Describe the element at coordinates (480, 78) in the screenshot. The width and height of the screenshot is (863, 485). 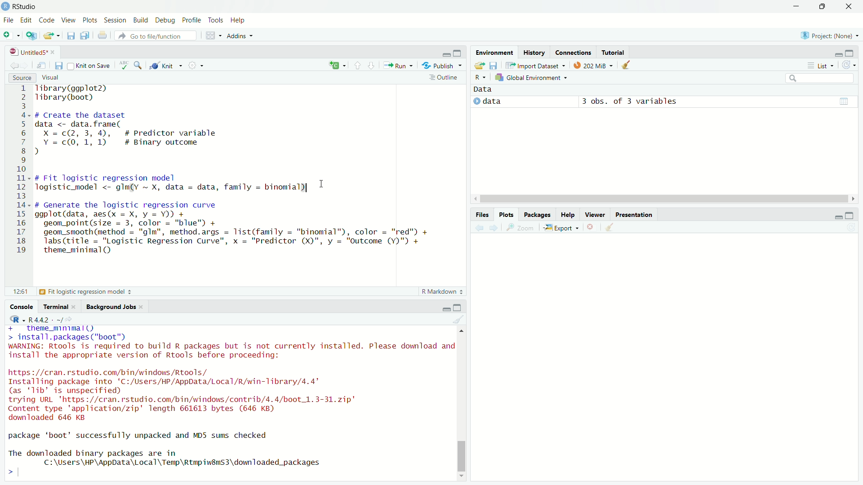
I see `R` at that location.